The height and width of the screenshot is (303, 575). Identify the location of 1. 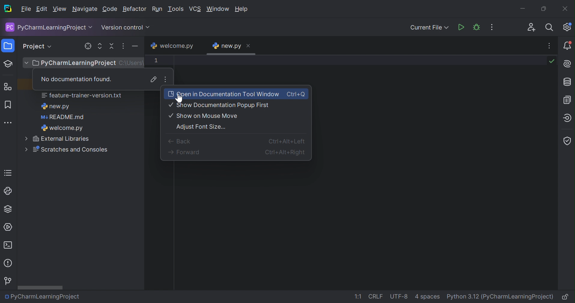
(156, 60).